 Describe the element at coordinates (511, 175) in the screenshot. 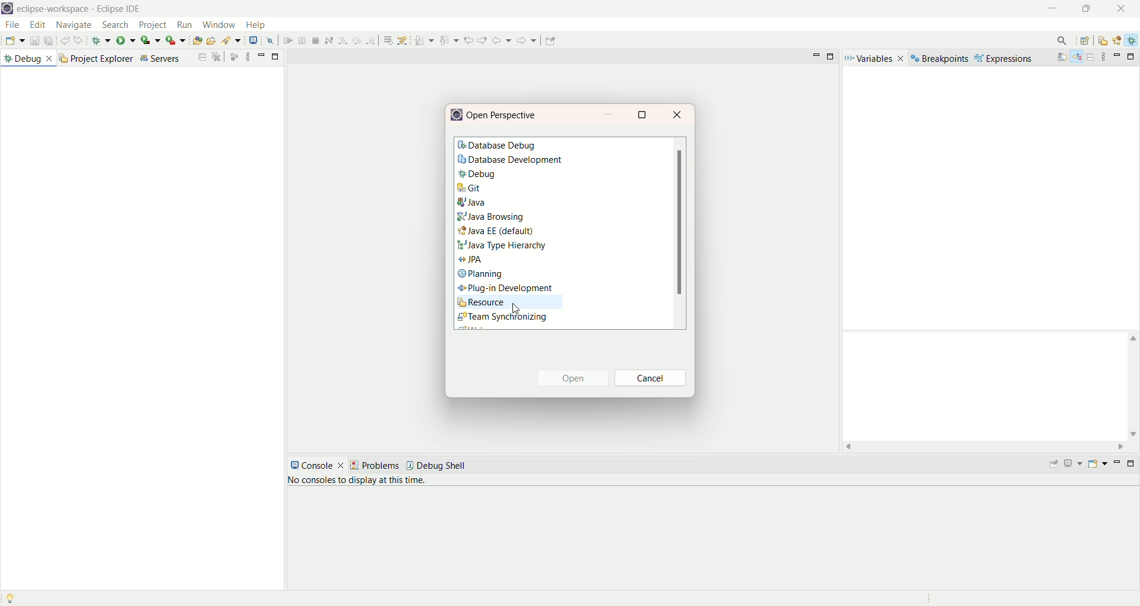

I see `debug` at that location.